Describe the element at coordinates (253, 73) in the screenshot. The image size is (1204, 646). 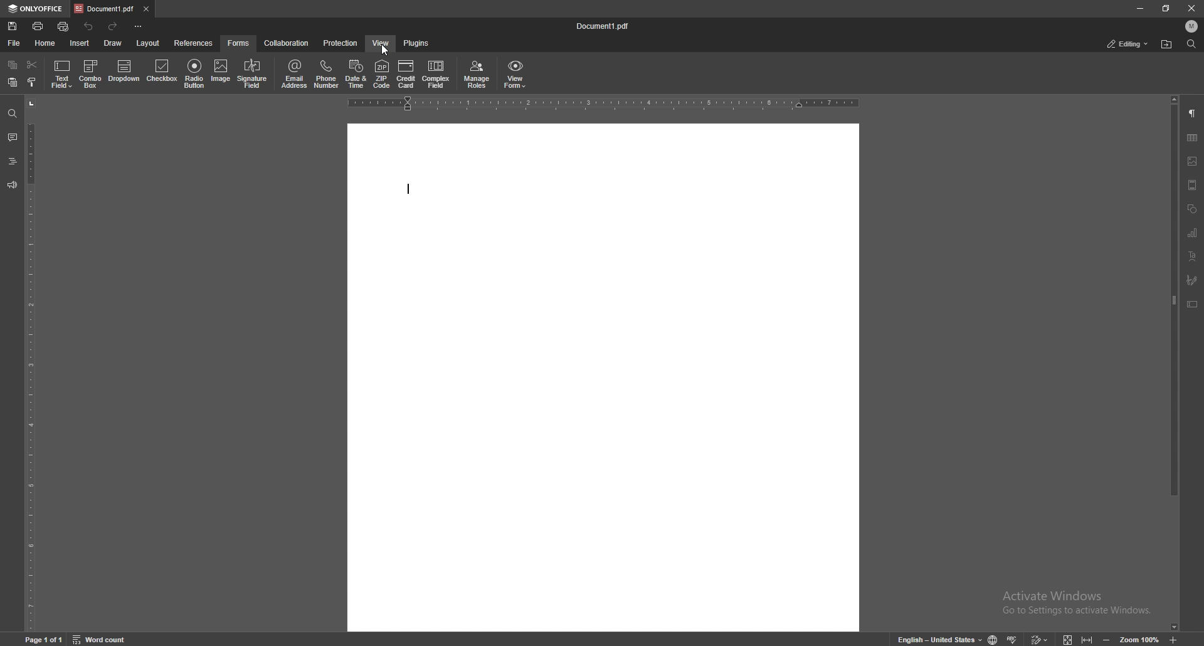
I see `signature field` at that location.